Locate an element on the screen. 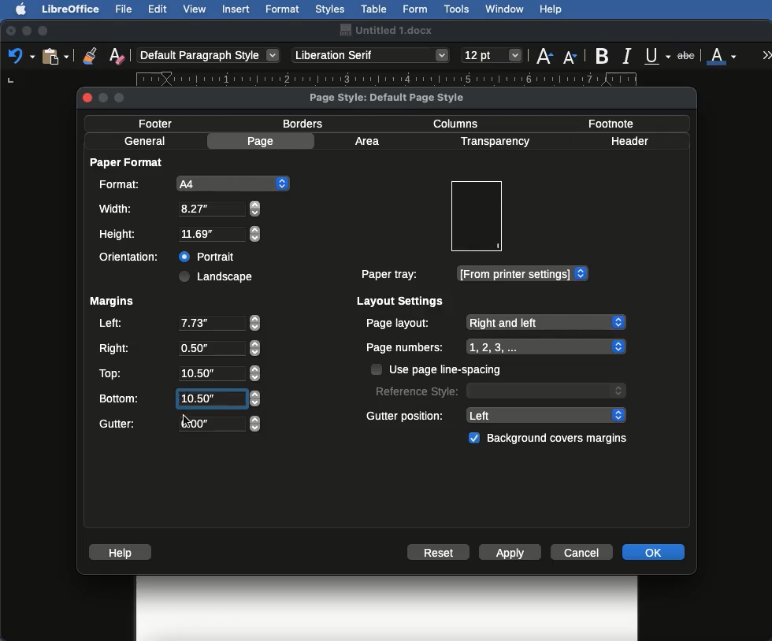 The height and width of the screenshot is (641, 772). Maximize is located at coordinates (44, 31).